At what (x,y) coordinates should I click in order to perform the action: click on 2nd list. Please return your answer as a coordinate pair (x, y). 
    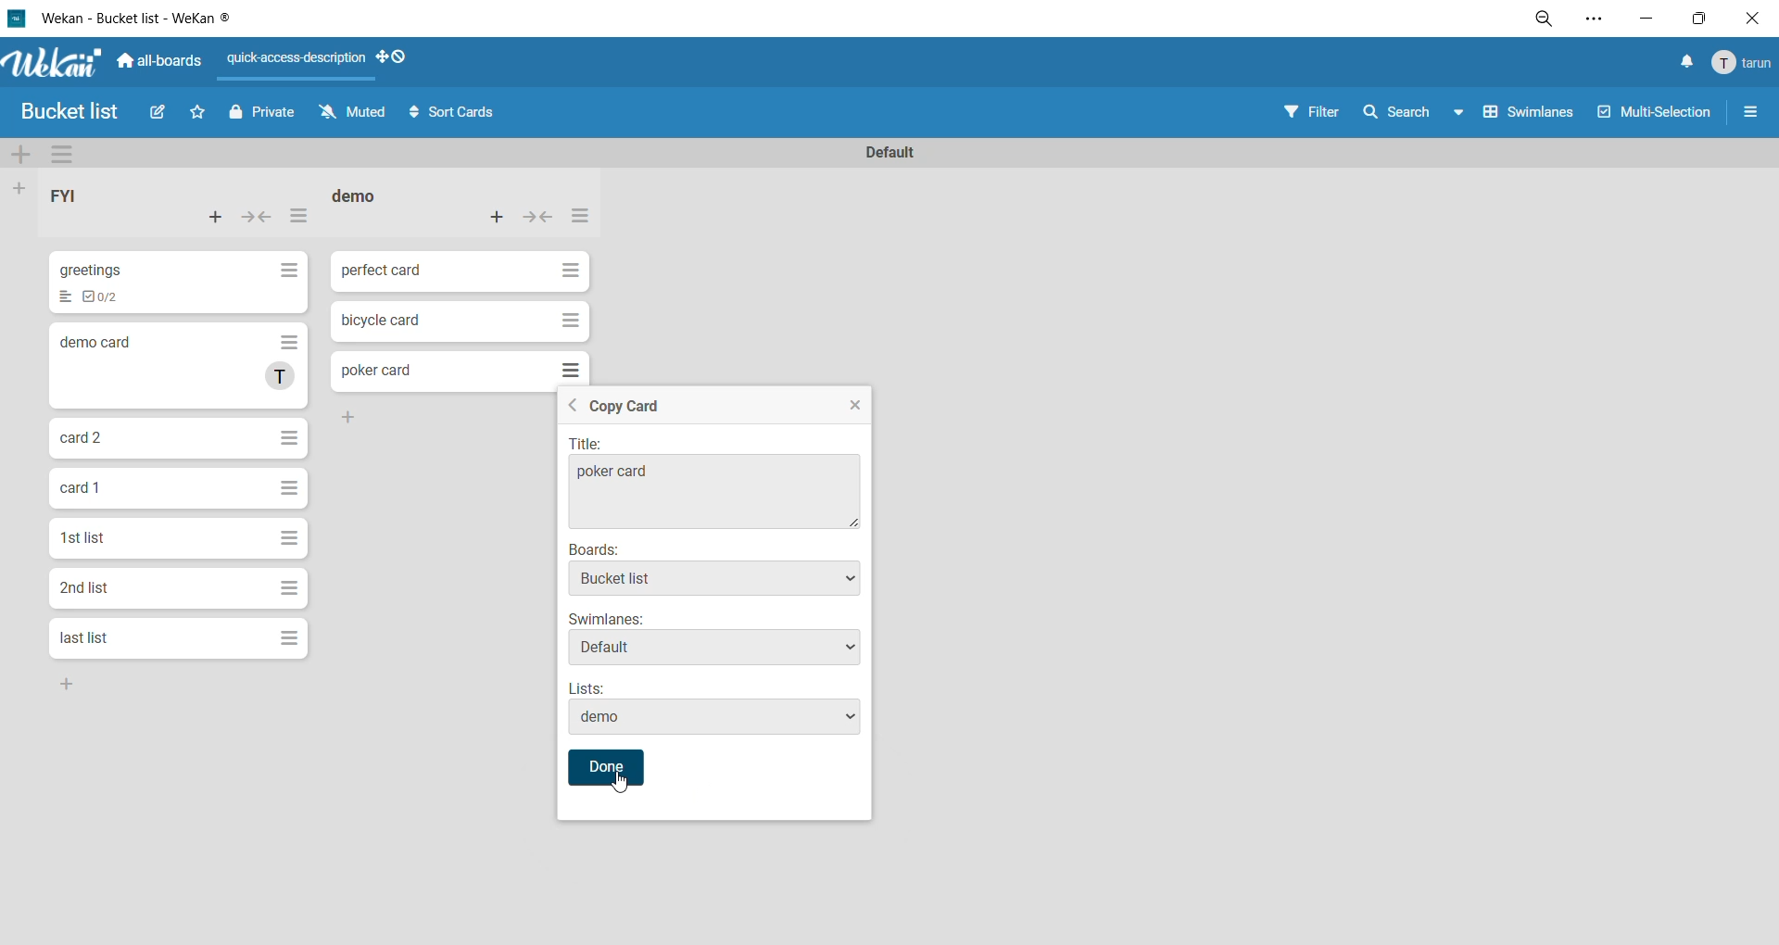
    Looking at the image, I should click on (82, 586).